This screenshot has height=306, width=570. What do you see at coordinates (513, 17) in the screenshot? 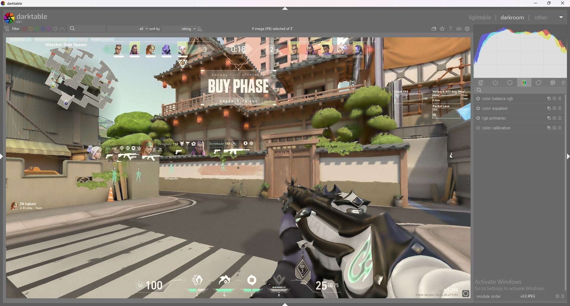
I see `darkroom` at bounding box center [513, 17].